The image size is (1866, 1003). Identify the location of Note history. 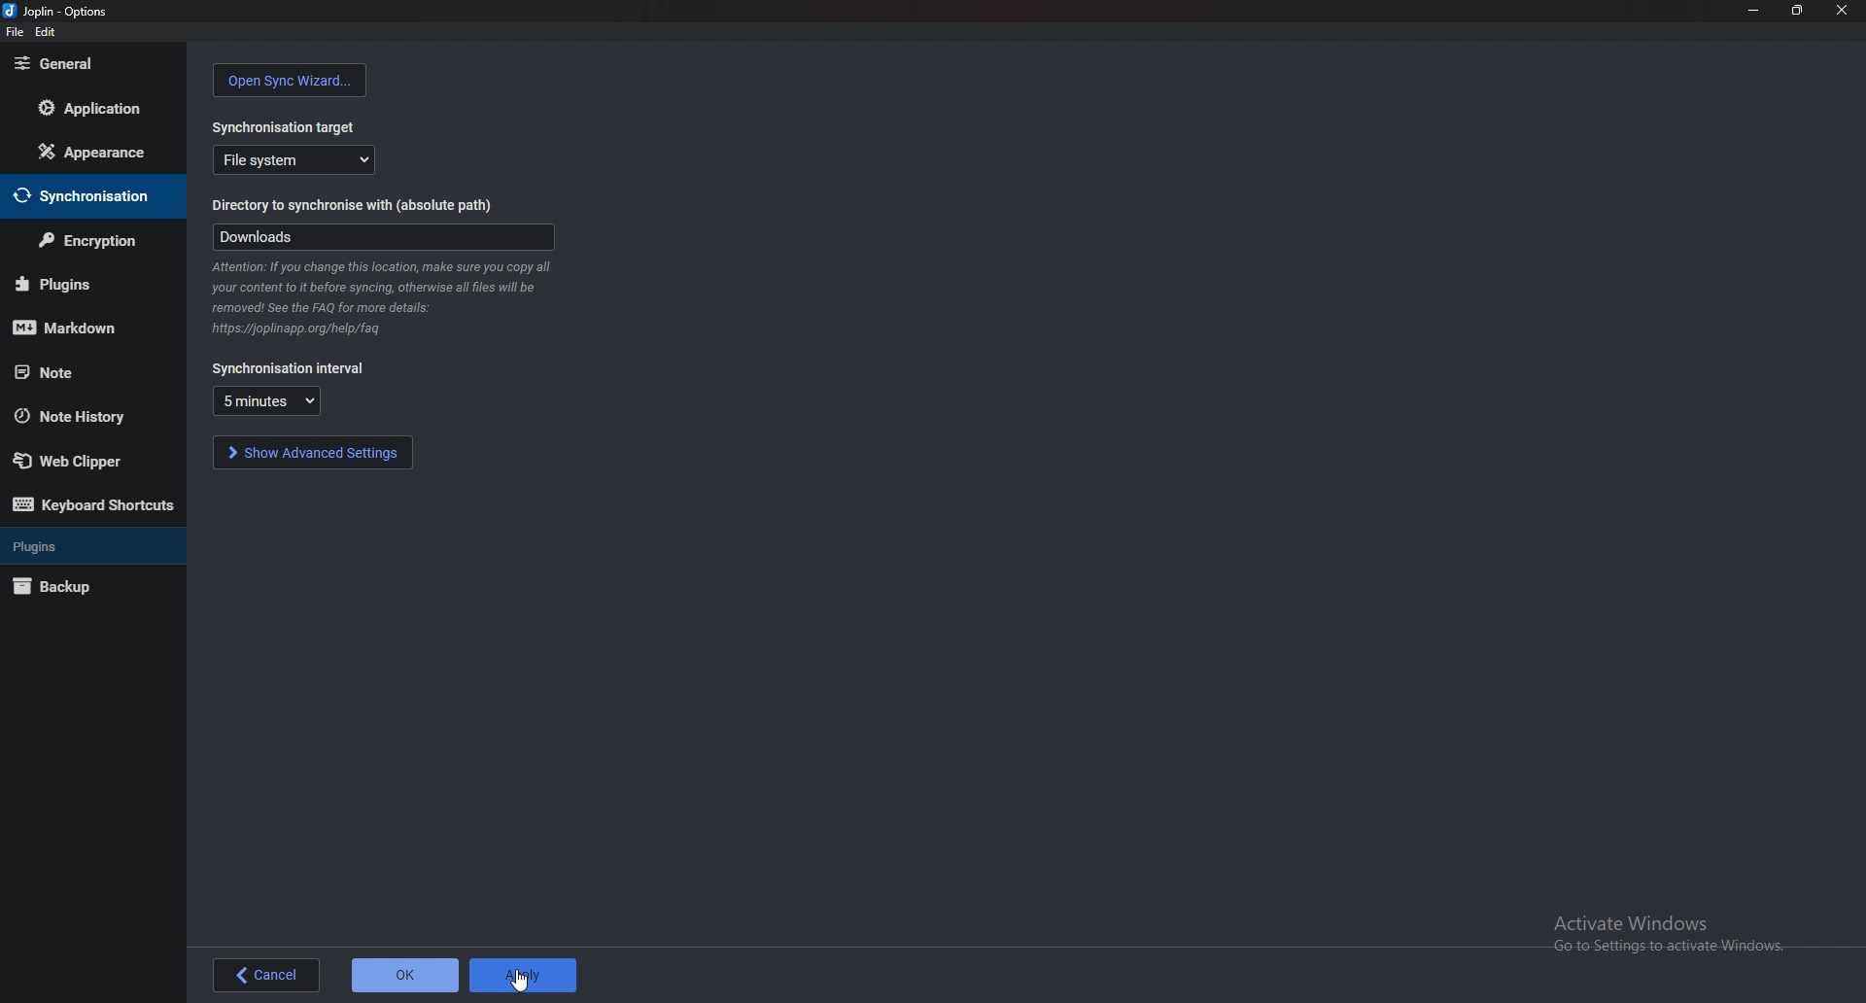
(91, 416).